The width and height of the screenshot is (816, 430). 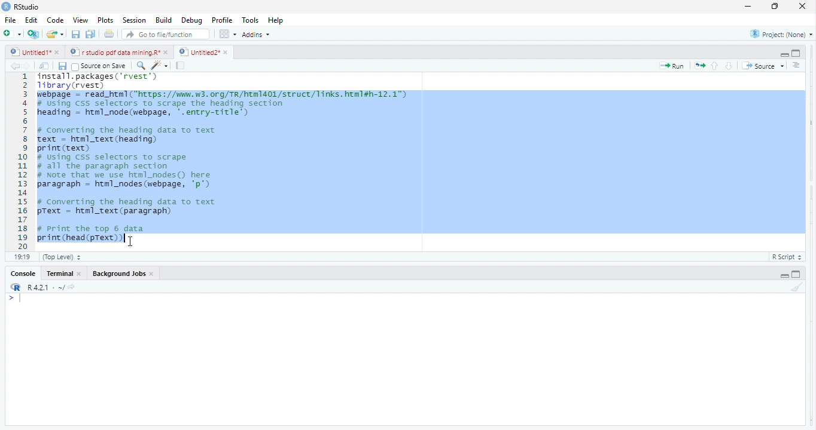 What do you see at coordinates (62, 257) in the screenshot?
I see `(top Level)` at bounding box center [62, 257].